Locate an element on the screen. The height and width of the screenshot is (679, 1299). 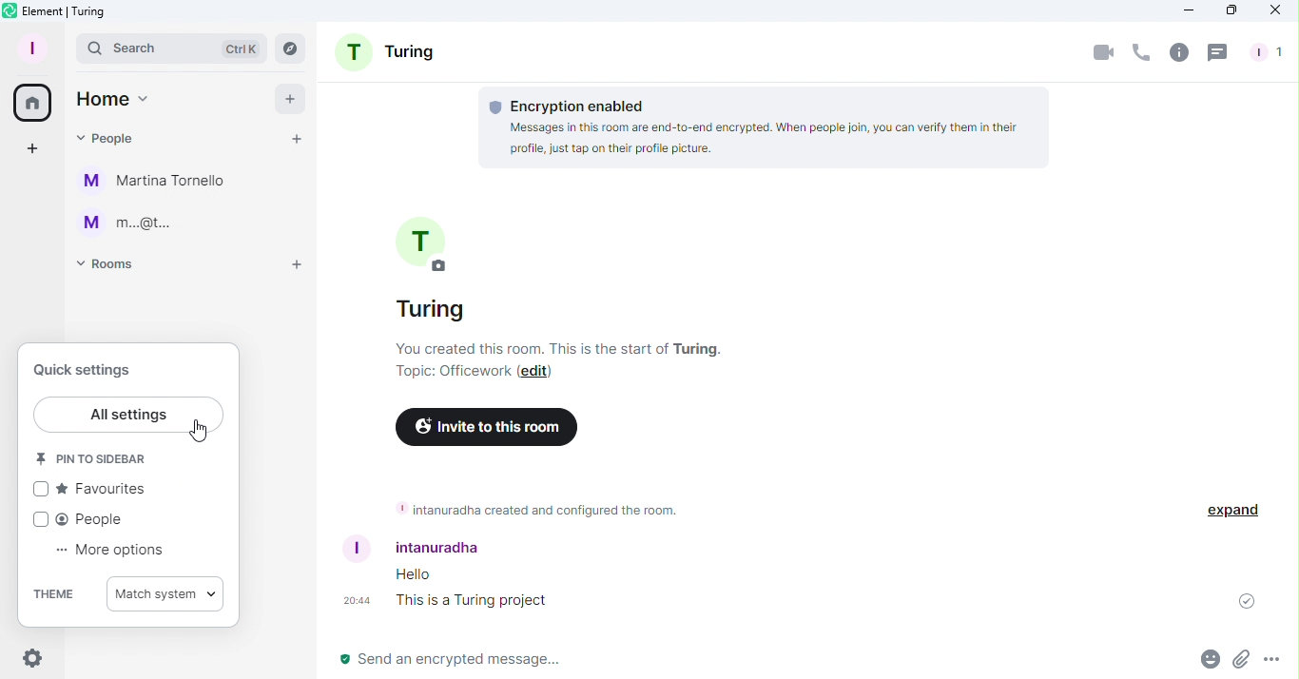
icon is located at coordinates (42, 457).